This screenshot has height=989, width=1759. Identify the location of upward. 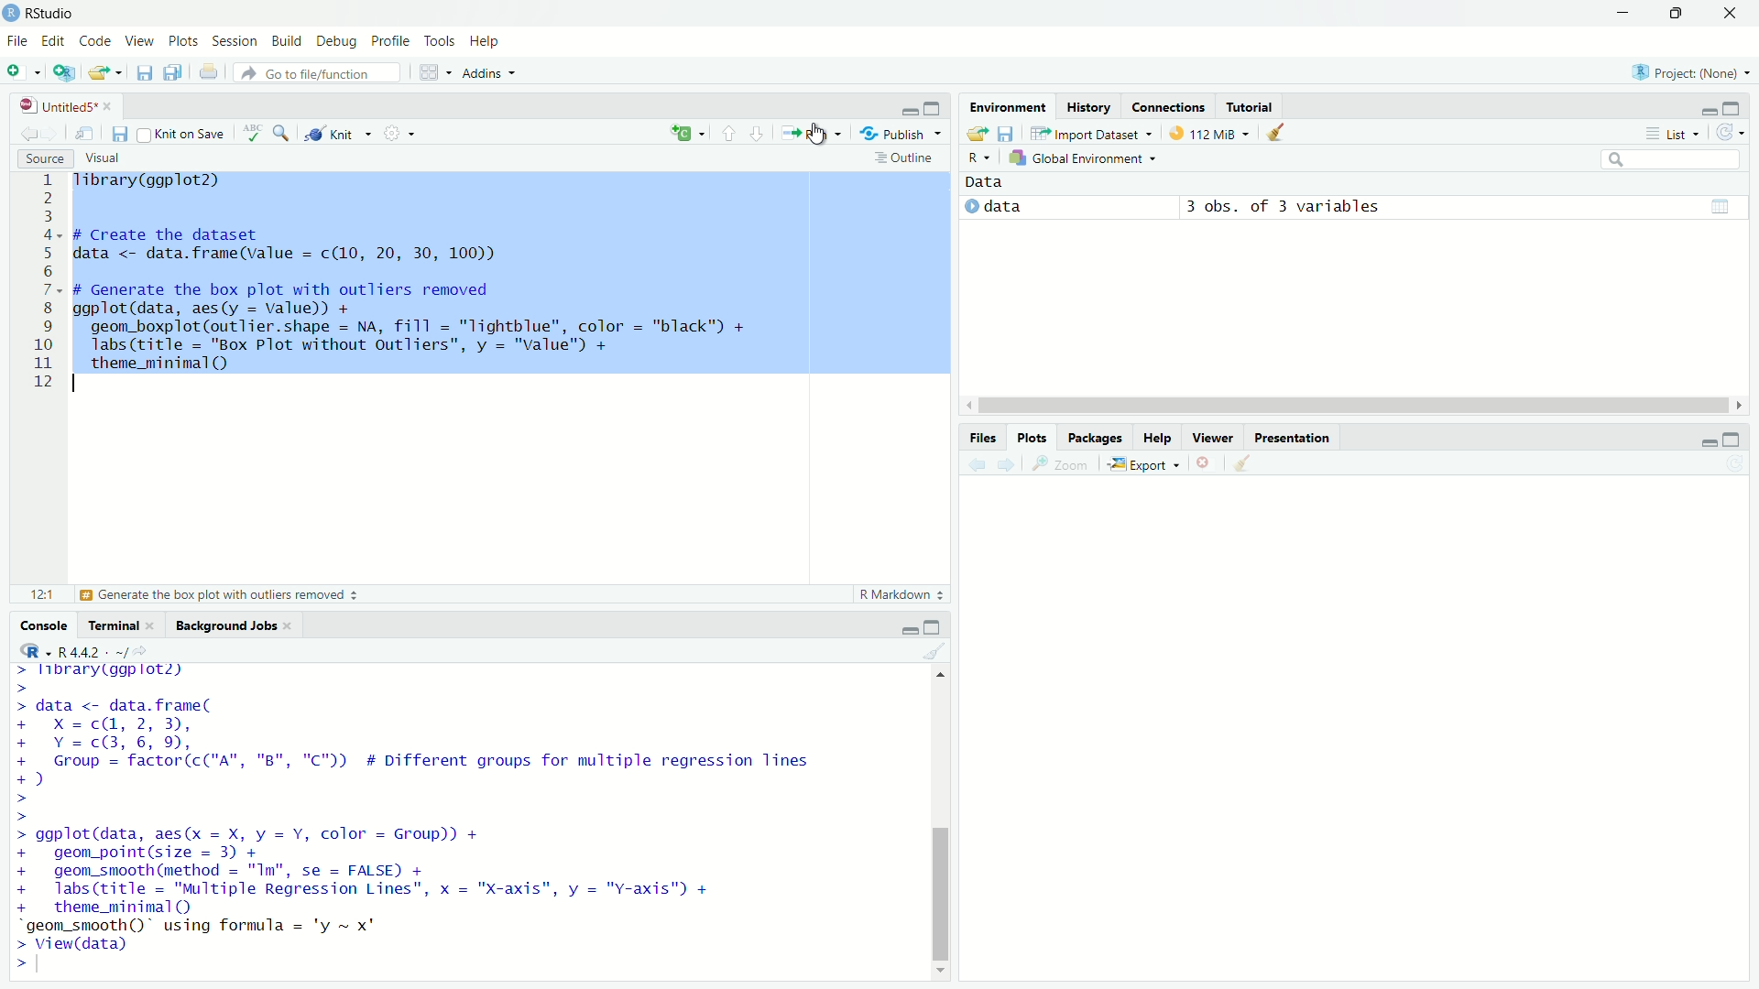
(727, 132).